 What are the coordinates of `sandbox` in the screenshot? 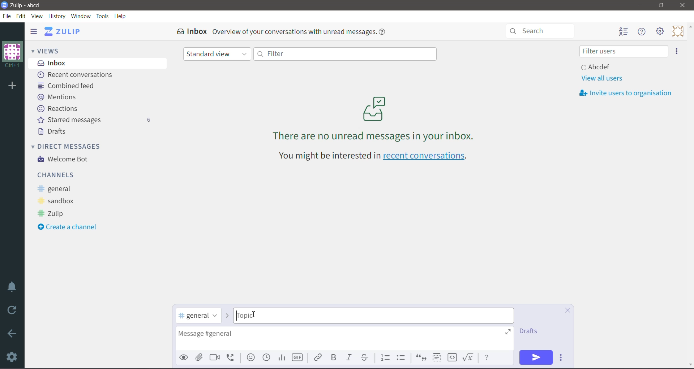 It's located at (59, 201).